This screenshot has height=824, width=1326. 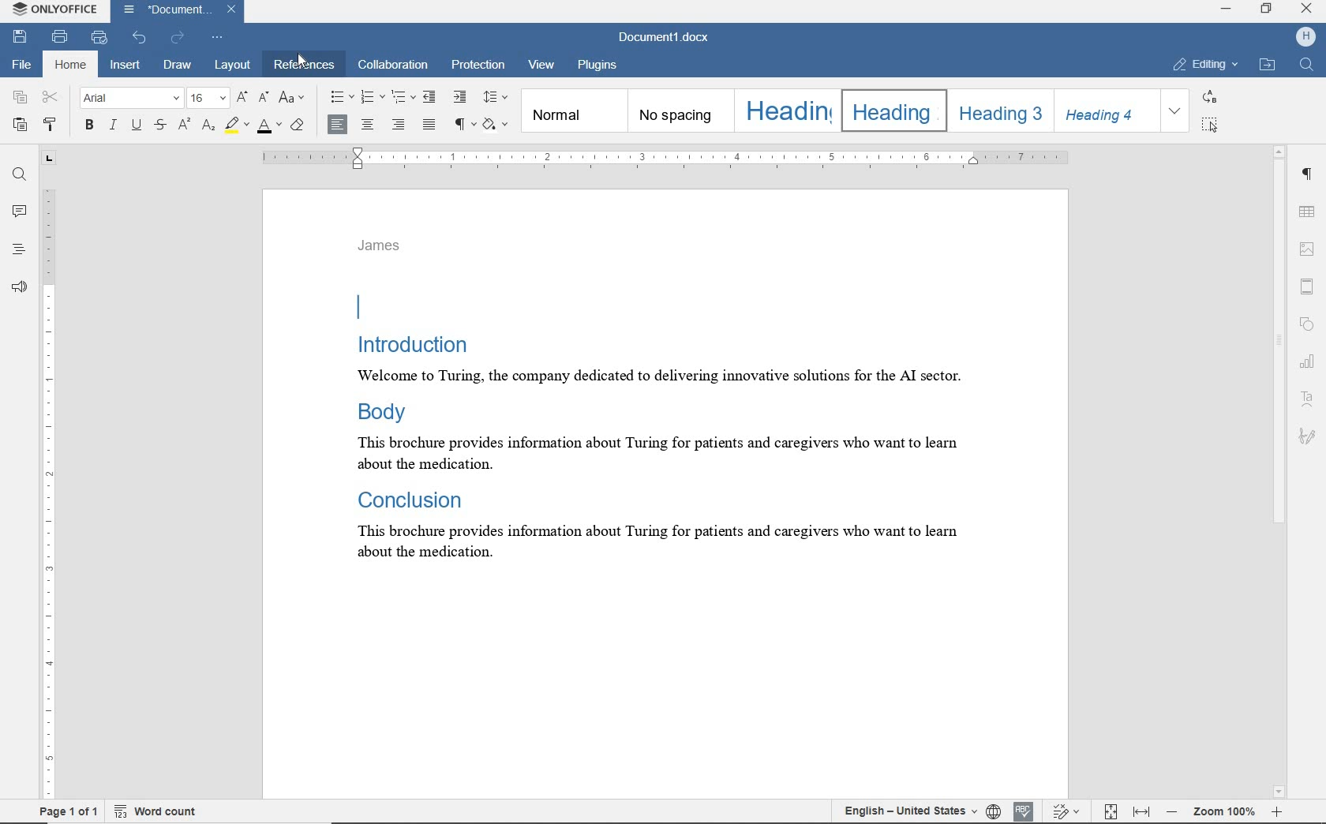 What do you see at coordinates (432, 99) in the screenshot?
I see `decrease indent` at bounding box center [432, 99].